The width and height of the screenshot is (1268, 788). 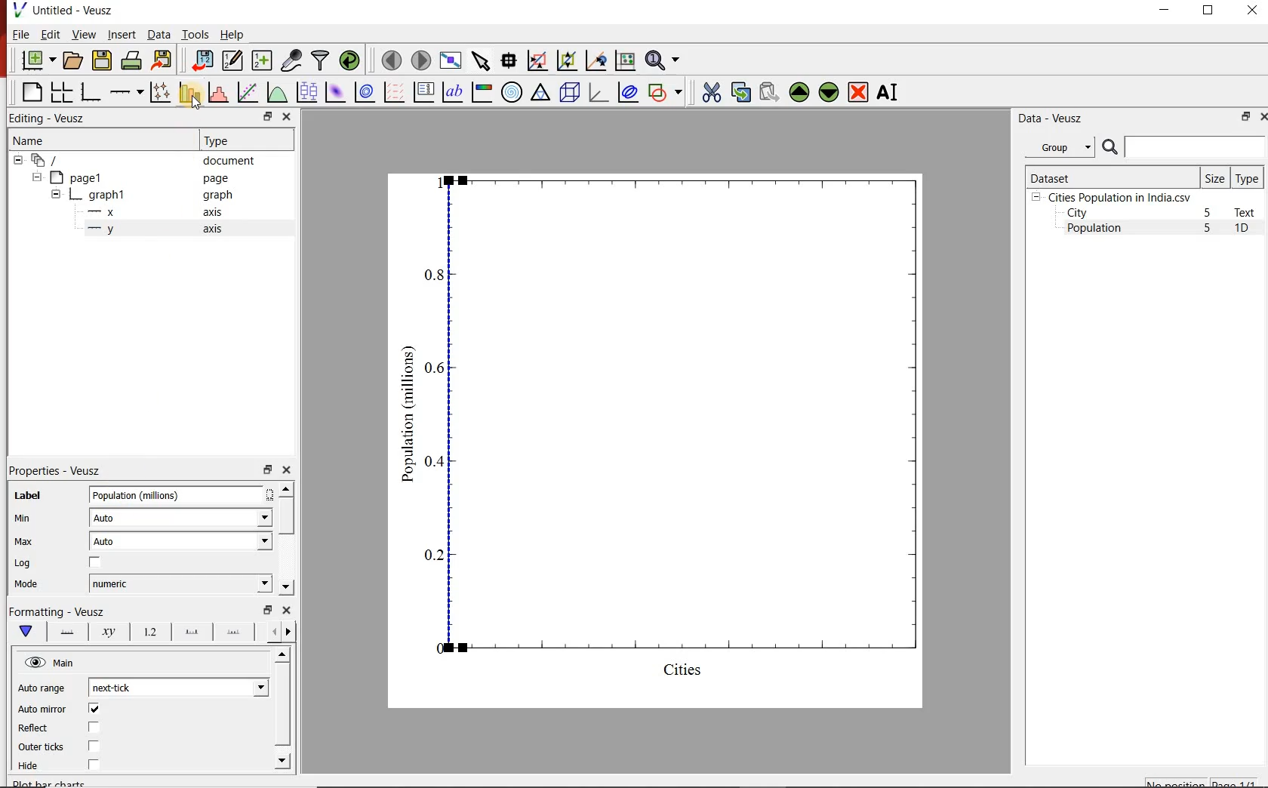 I want to click on Text, so click(x=1248, y=212).